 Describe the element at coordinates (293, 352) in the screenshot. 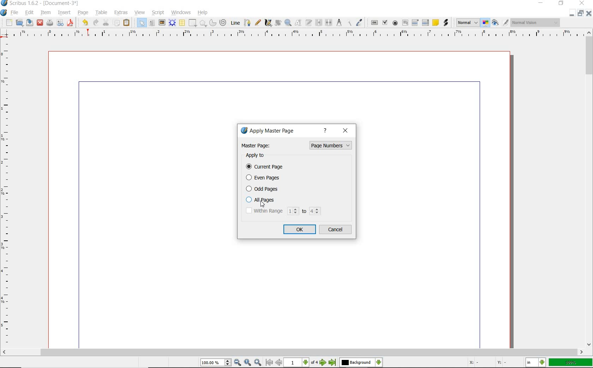

I see `scrollbar` at that location.